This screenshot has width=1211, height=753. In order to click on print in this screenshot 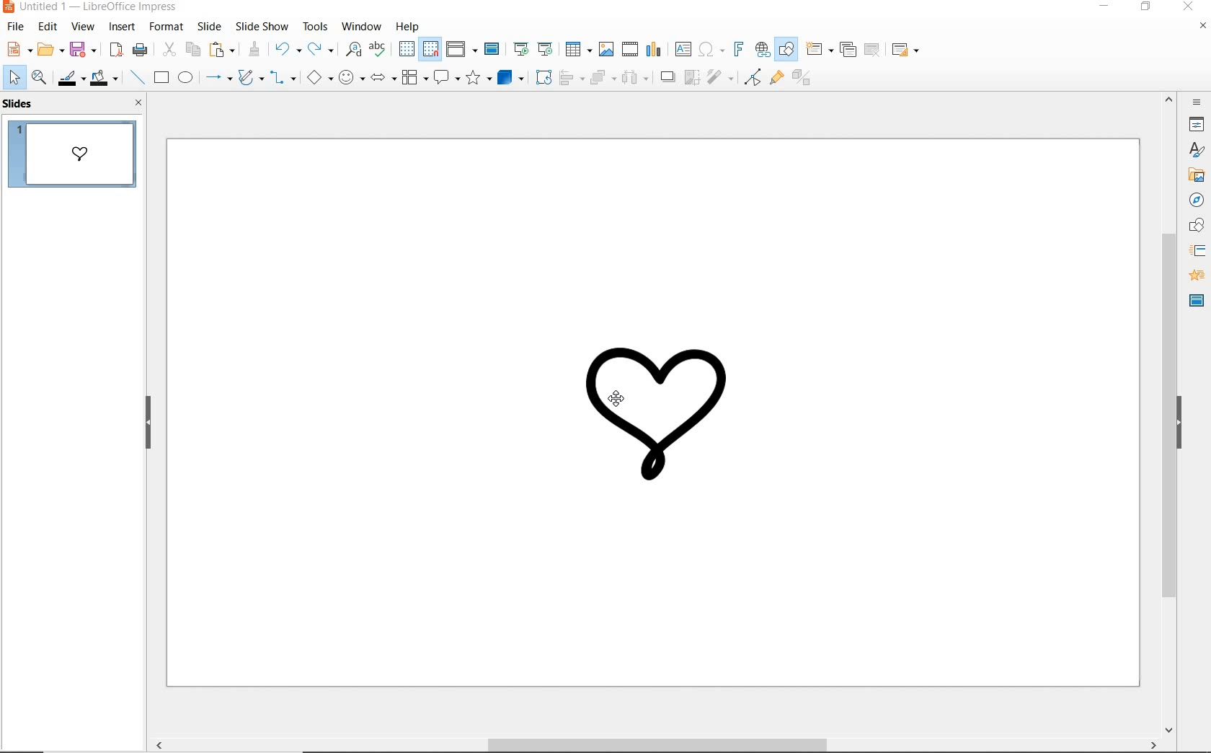, I will do `click(140, 50)`.